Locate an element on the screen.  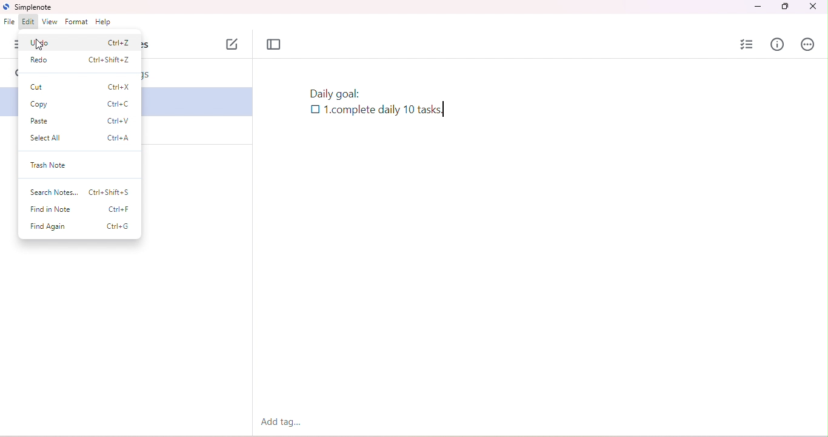
info is located at coordinates (777, 44).